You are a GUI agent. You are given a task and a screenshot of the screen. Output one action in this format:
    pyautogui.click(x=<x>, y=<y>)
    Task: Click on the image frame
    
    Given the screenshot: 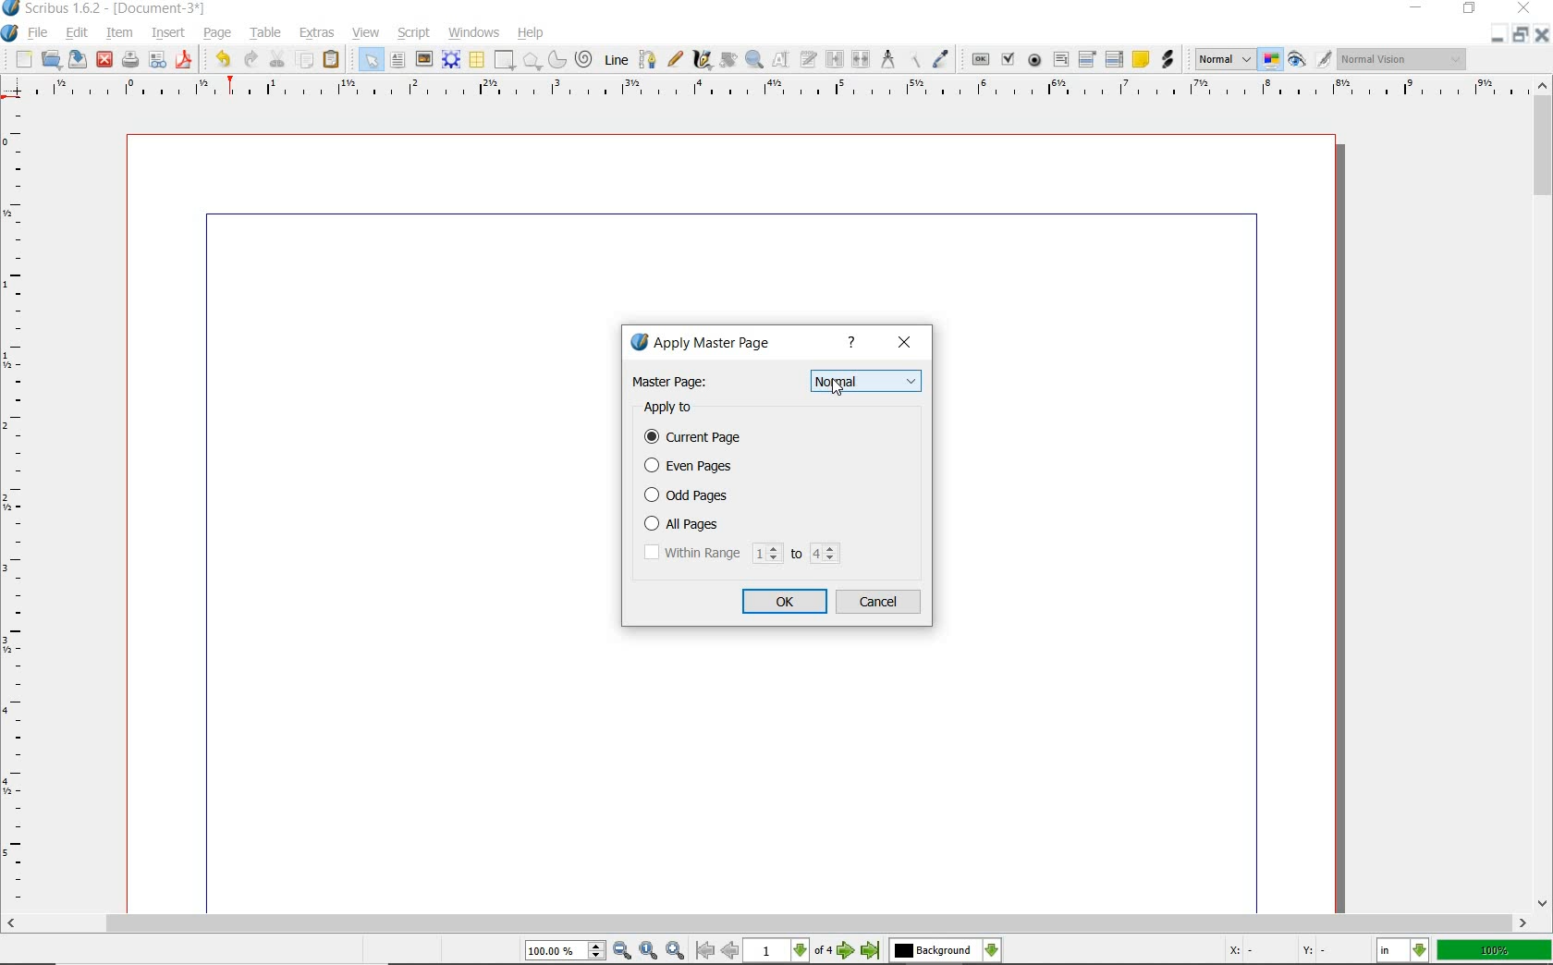 What is the action you would take?
    pyautogui.click(x=422, y=58)
    